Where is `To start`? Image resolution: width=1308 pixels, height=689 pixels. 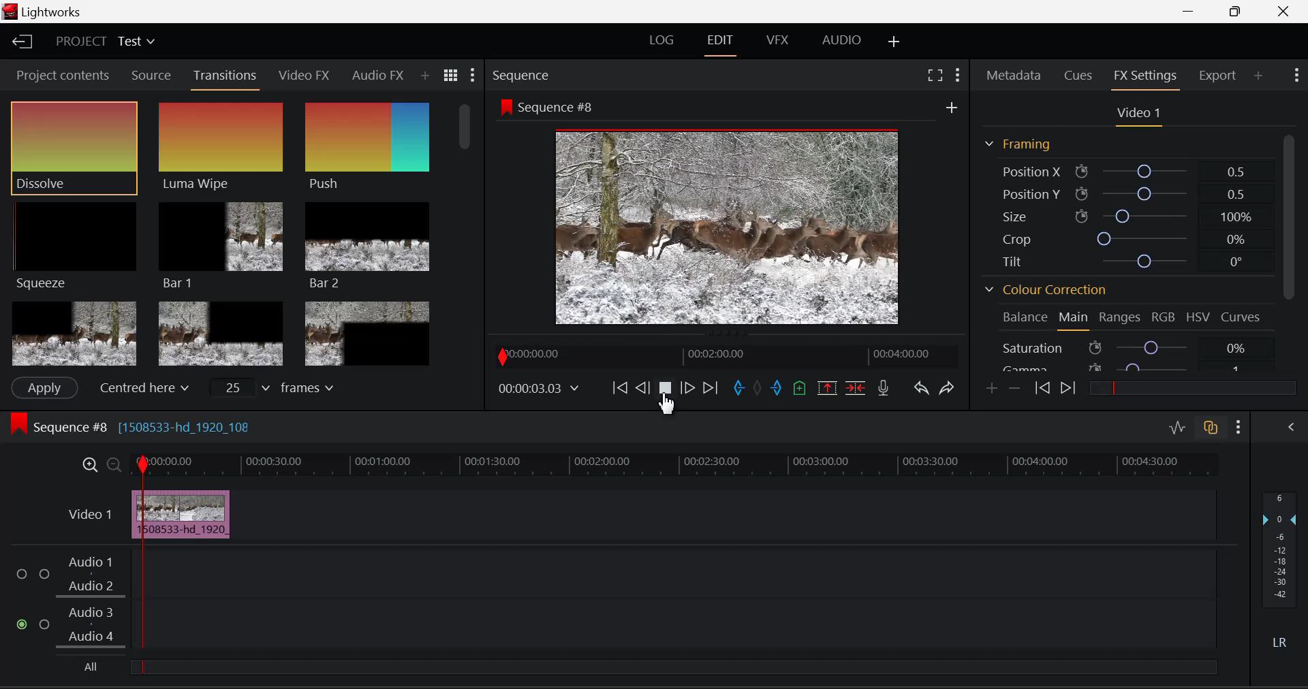
To start is located at coordinates (620, 389).